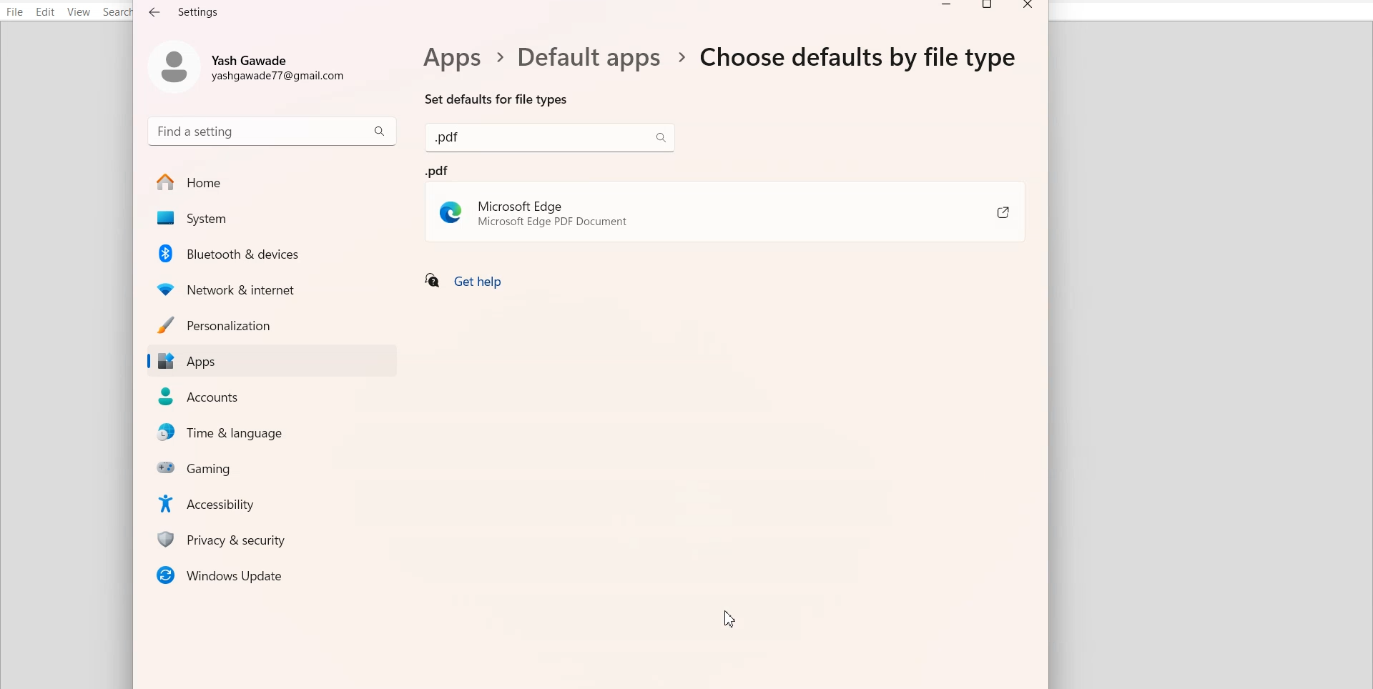 Image resolution: width=1373 pixels, height=689 pixels. I want to click on Accessibility, so click(275, 502).